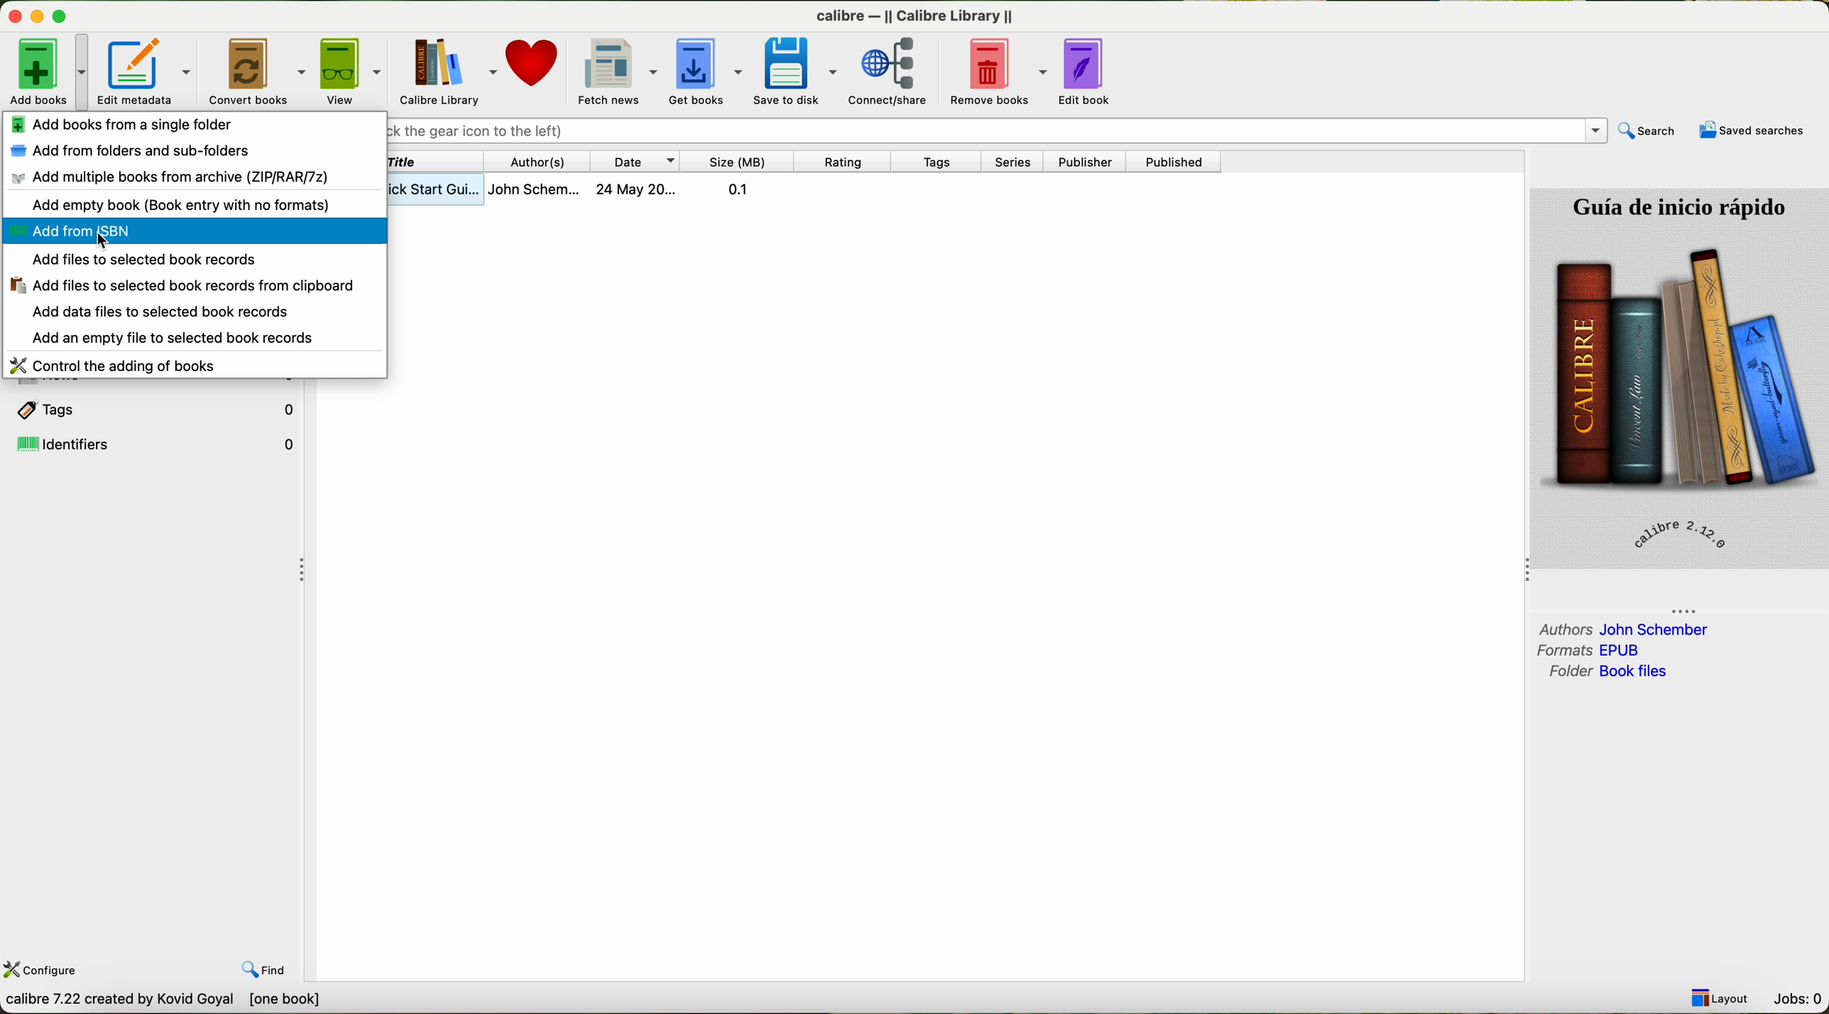 The width and height of the screenshot is (1829, 1014). Describe the element at coordinates (429, 161) in the screenshot. I see `title` at that location.